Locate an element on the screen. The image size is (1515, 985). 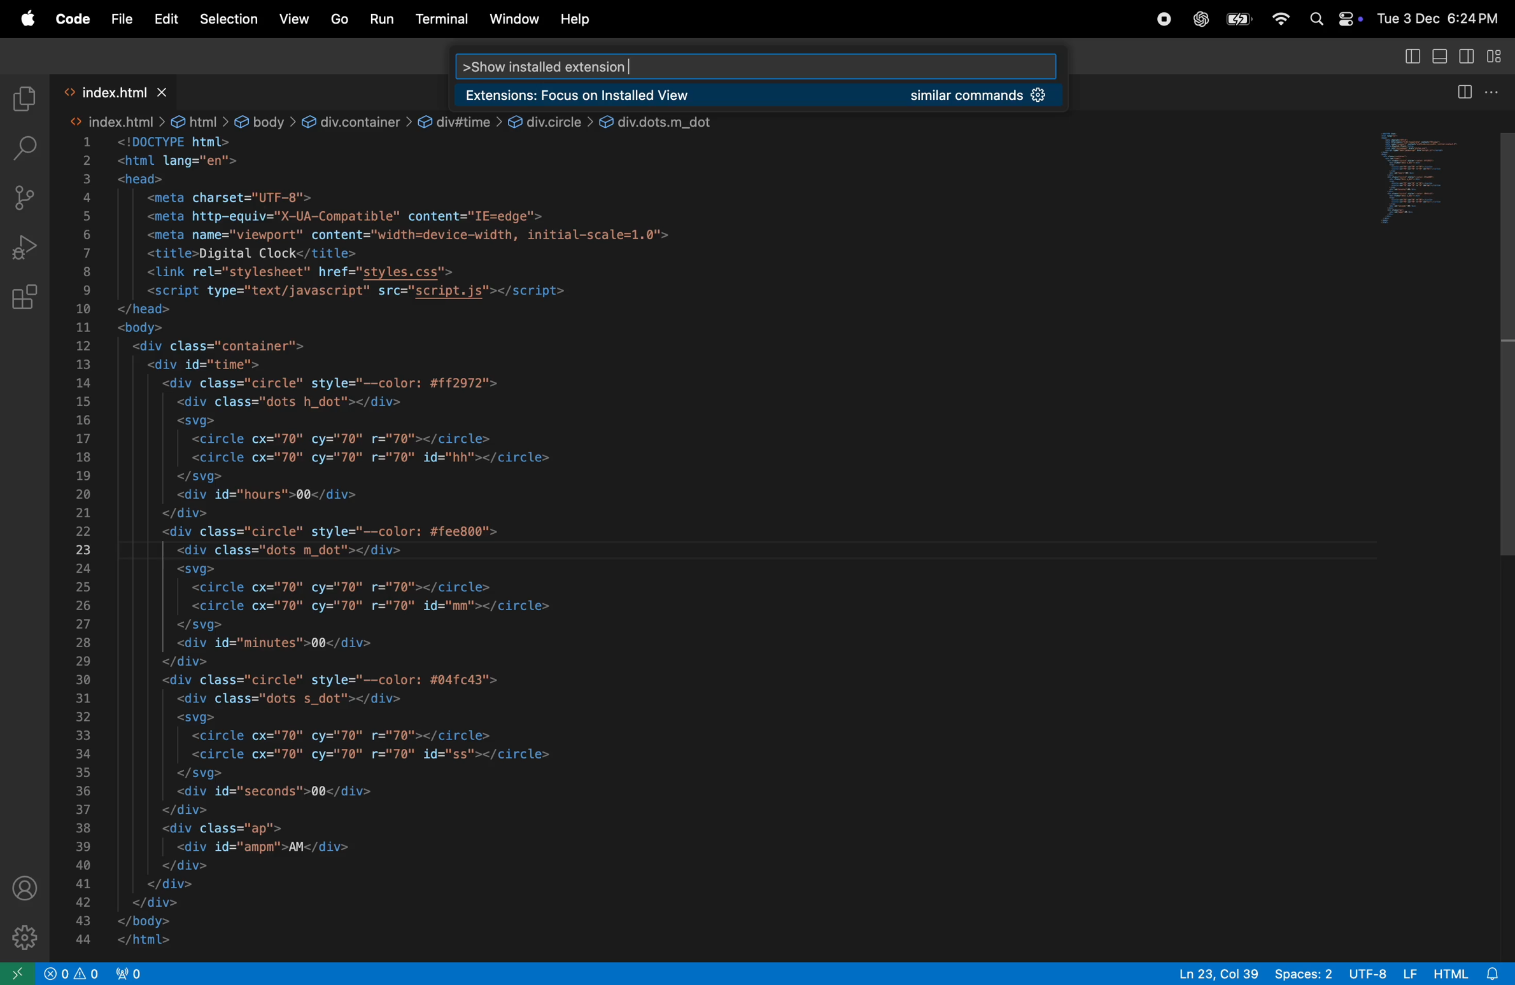
customize layout is located at coordinates (1498, 56).